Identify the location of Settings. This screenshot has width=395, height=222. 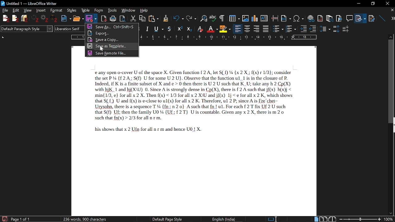
(45, 19).